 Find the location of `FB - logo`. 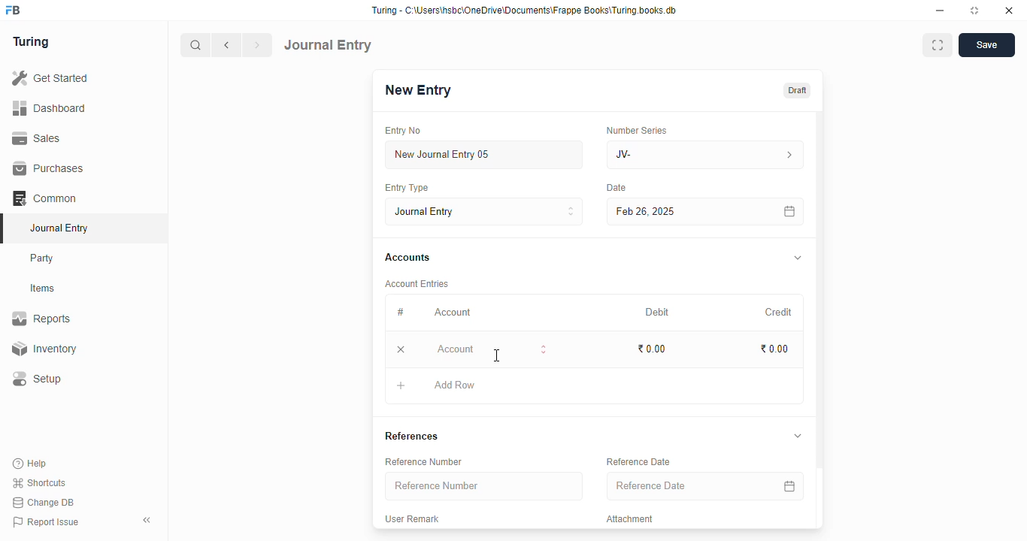

FB - logo is located at coordinates (13, 10).